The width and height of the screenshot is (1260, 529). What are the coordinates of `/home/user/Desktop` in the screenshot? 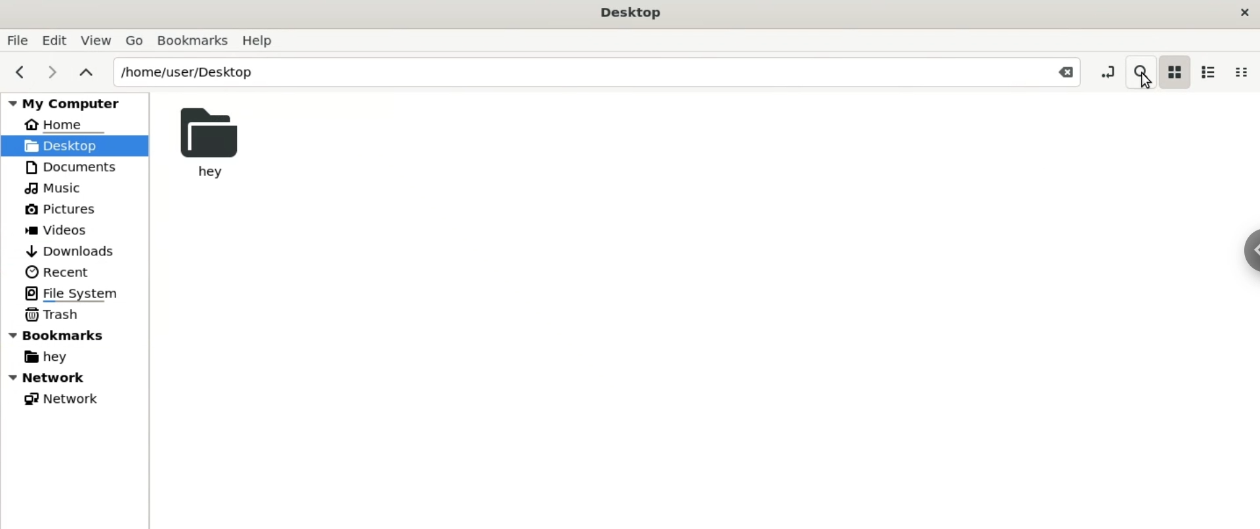 It's located at (569, 70).